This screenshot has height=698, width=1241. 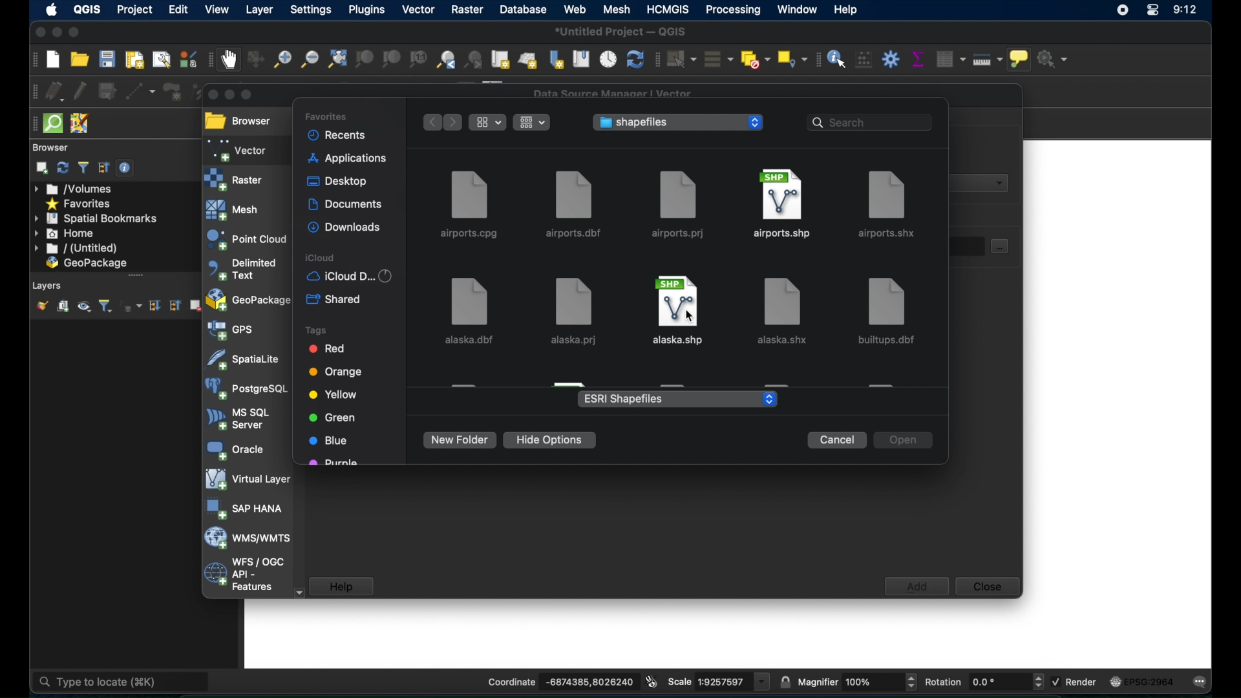 What do you see at coordinates (327, 349) in the screenshot?
I see `red` at bounding box center [327, 349].